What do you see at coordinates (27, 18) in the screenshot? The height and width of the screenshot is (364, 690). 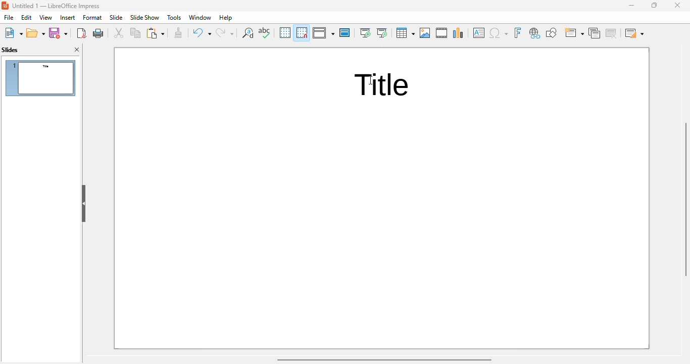 I see `edit` at bounding box center [27, 18].